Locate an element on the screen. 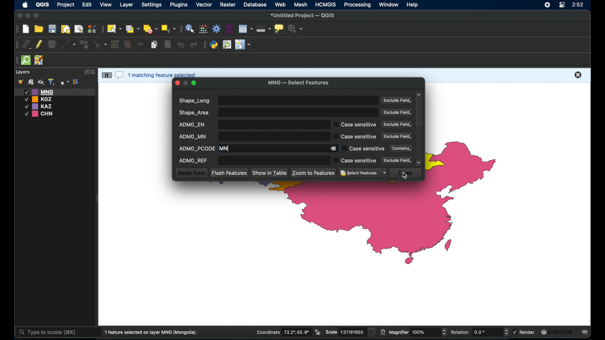 Image resolution: width=605 pixels, height=340 pixels. CHN is located at coordinates (40, 114).